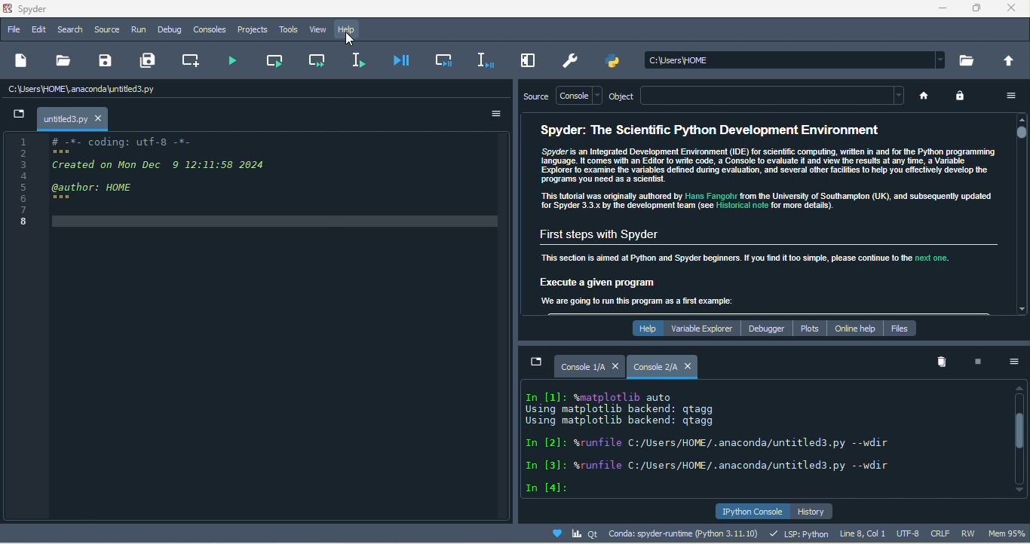 Image resolution: width=1030 pixels, height=544 pixels. Describe the element at coordinates (1014, 364) in the screenshot. I see `option` at that location.